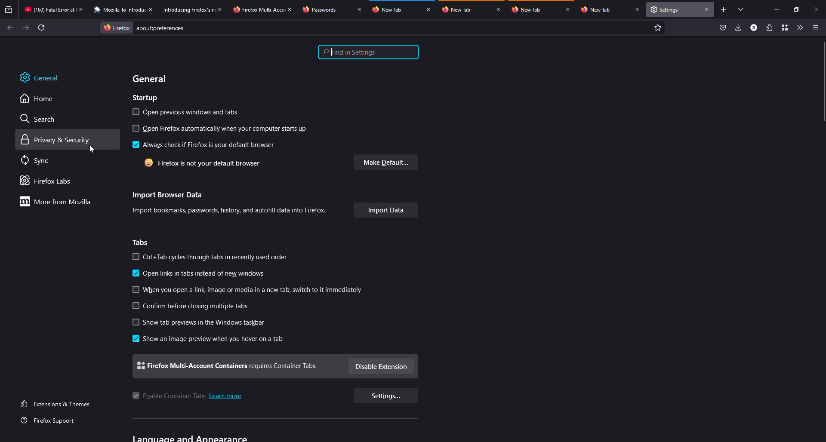 Image resolution: width=826 pixels, height=442 pixels. I want to click on select, so click(136, 257).